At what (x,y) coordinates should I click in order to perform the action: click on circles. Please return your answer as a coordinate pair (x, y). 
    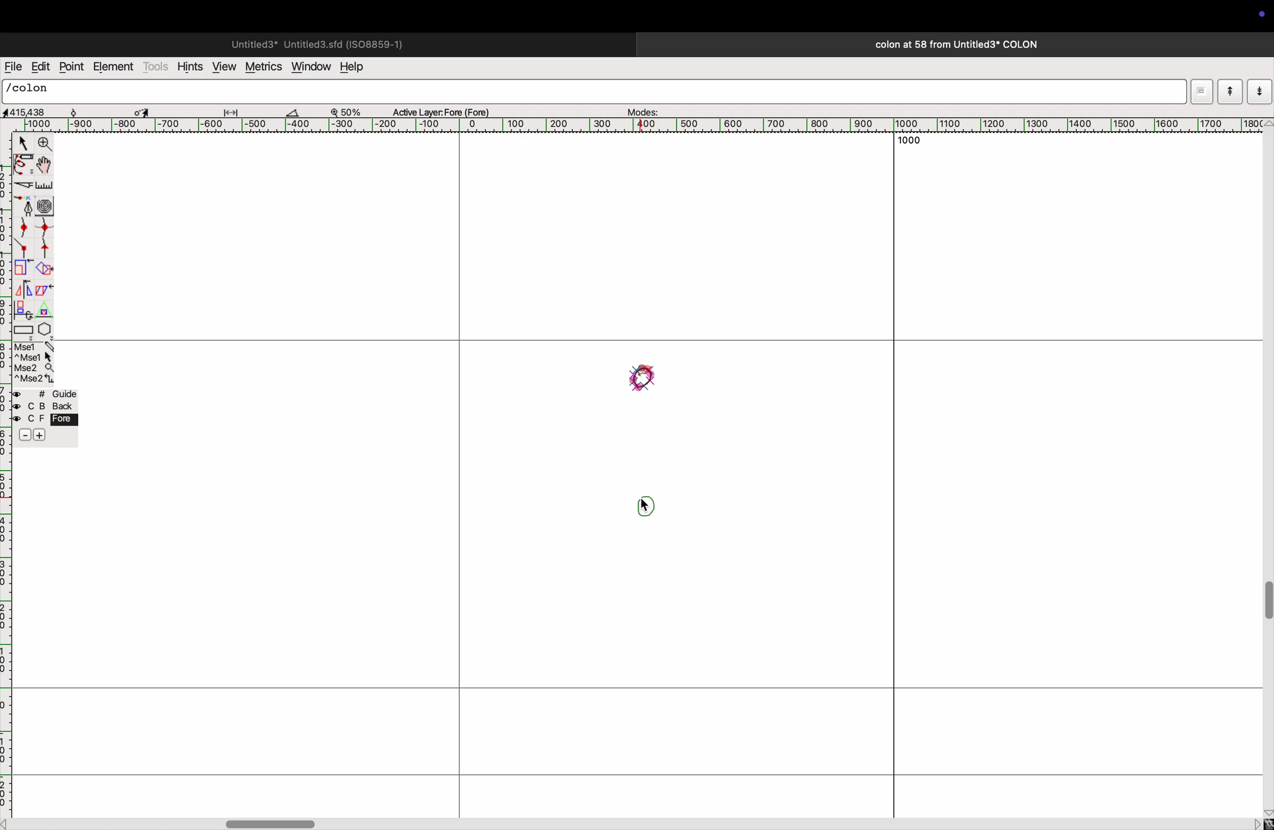
    Looking at the image, I should click on (47, 204).